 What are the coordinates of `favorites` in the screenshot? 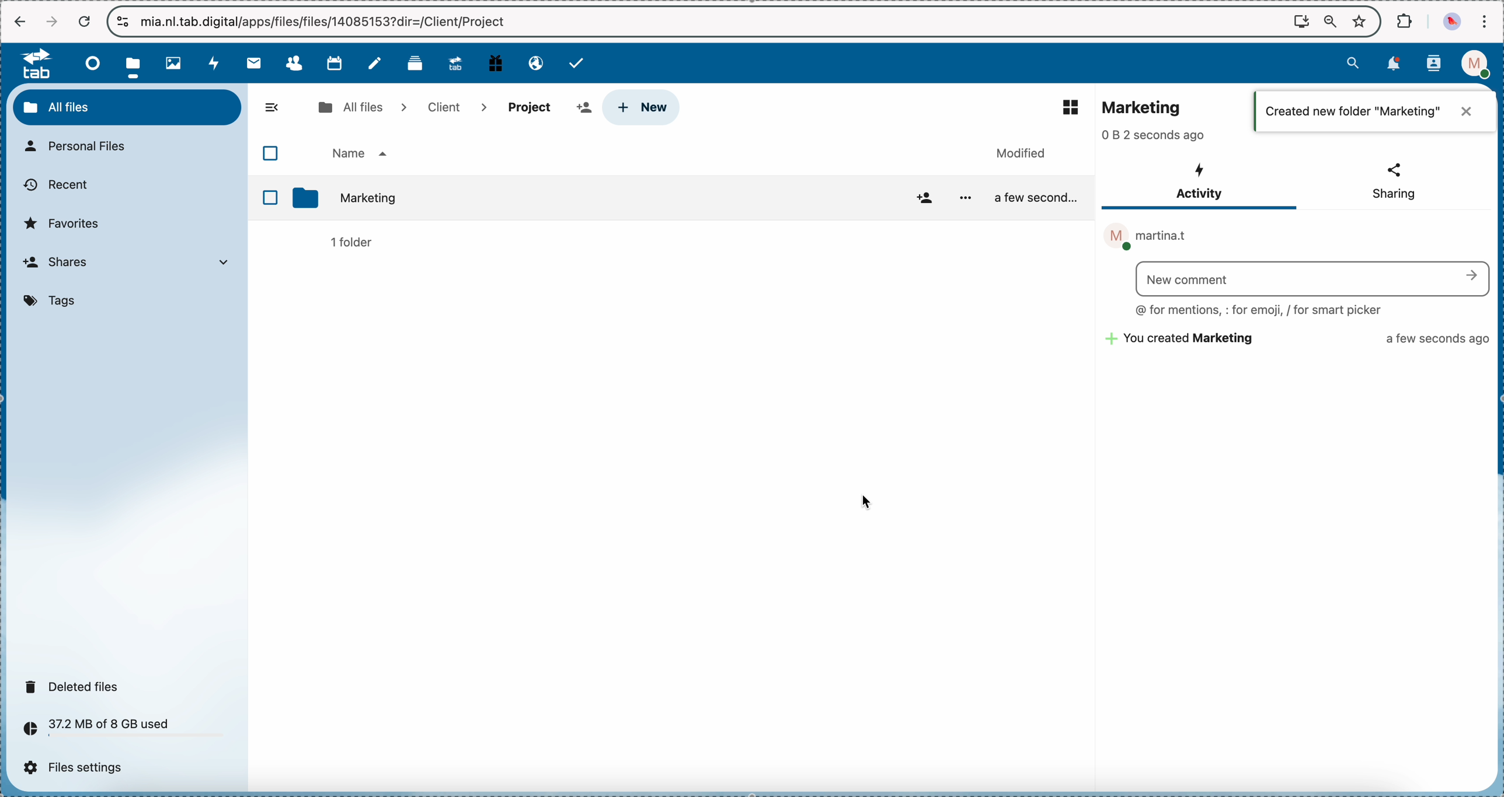 It's located at (1362, 20).